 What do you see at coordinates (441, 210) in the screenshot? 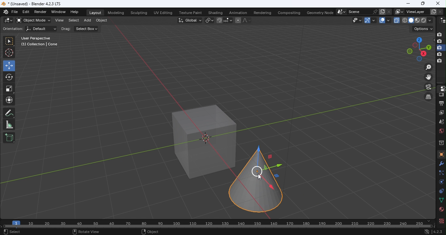
I see `Material` at bounding box center [441, 210].